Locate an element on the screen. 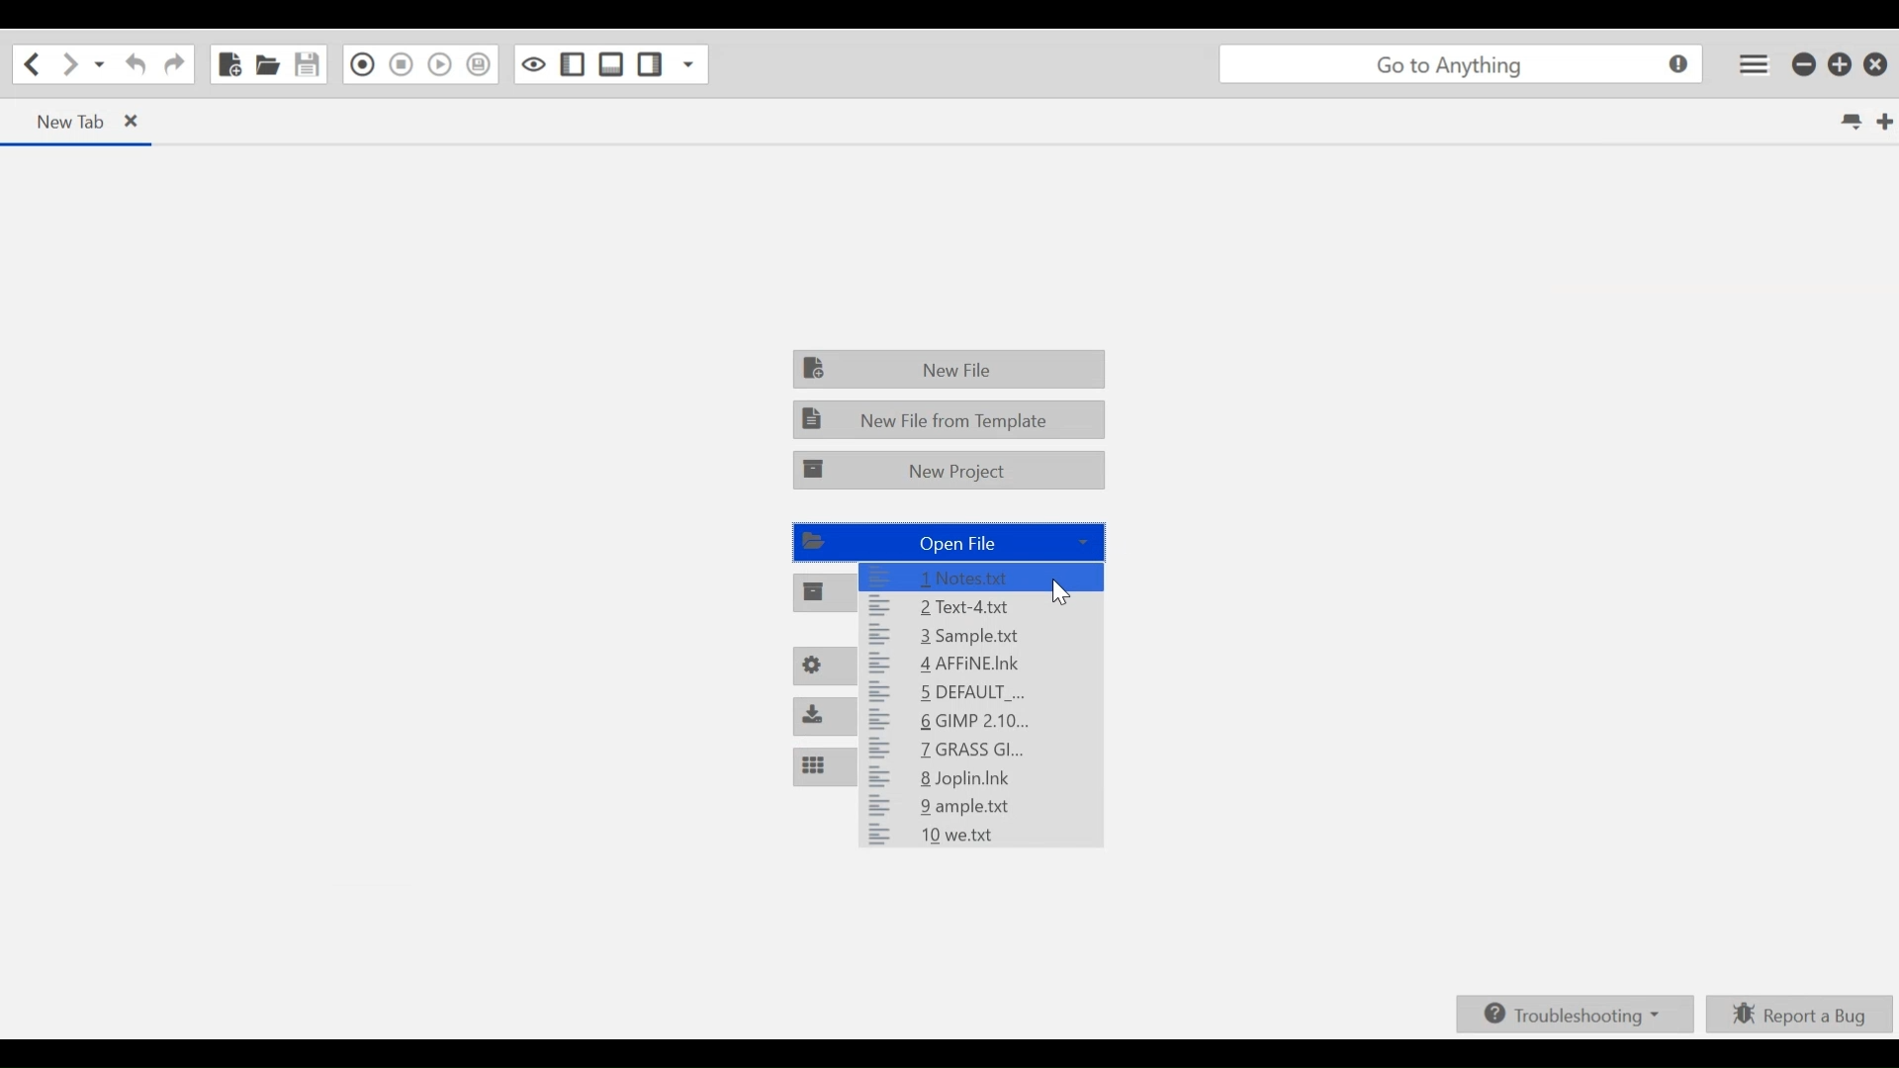  Open file is located at coordinates (268, 64).